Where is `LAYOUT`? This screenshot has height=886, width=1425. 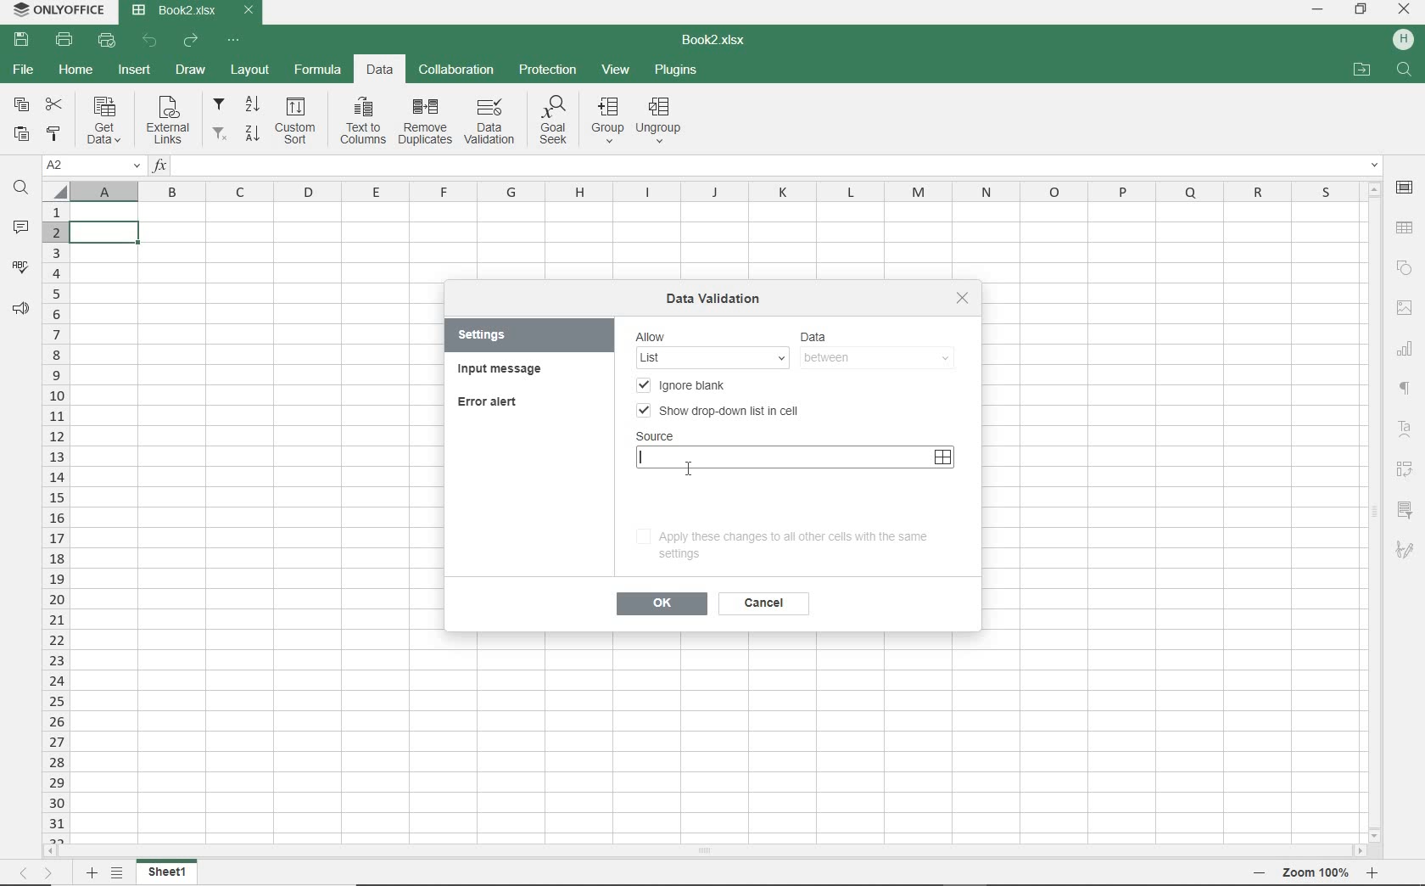 LAYOUT is located at coordinates (250, 70).